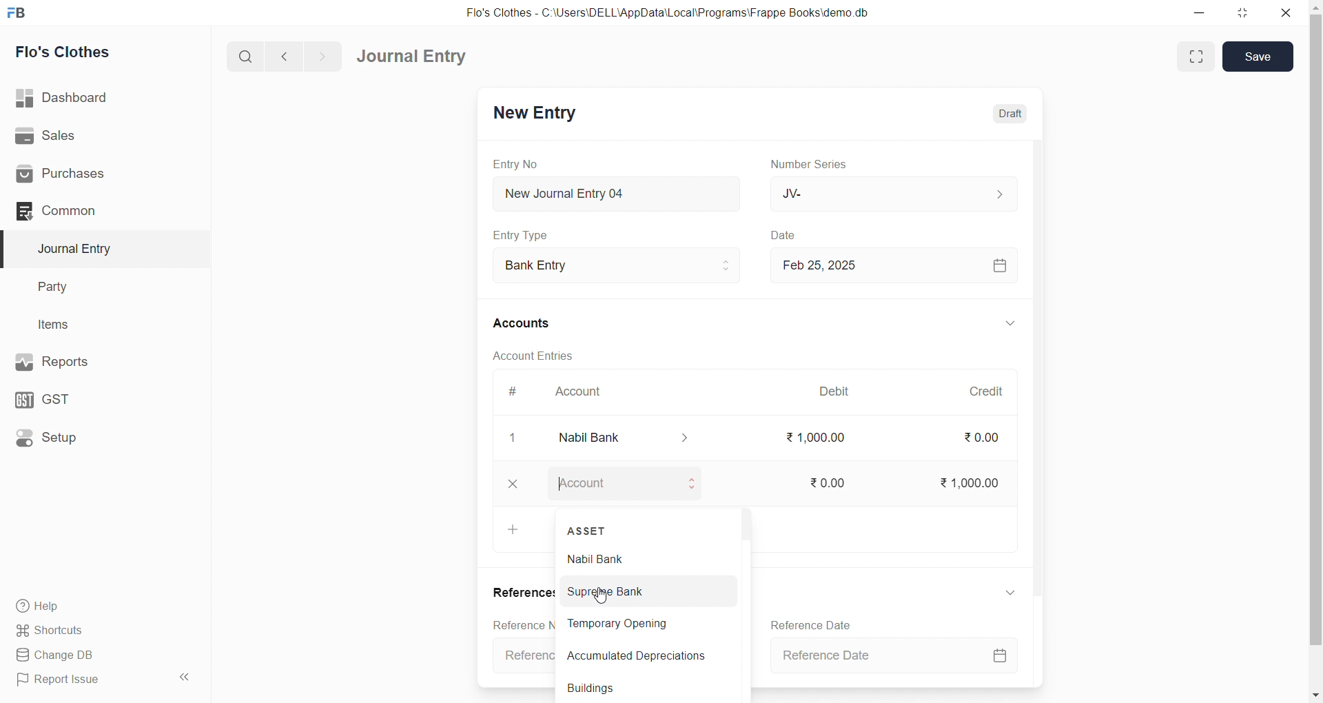 Image resolution: width=1323 pixels, height=703 pixels. I want to click on Save, so click(1258, 57).